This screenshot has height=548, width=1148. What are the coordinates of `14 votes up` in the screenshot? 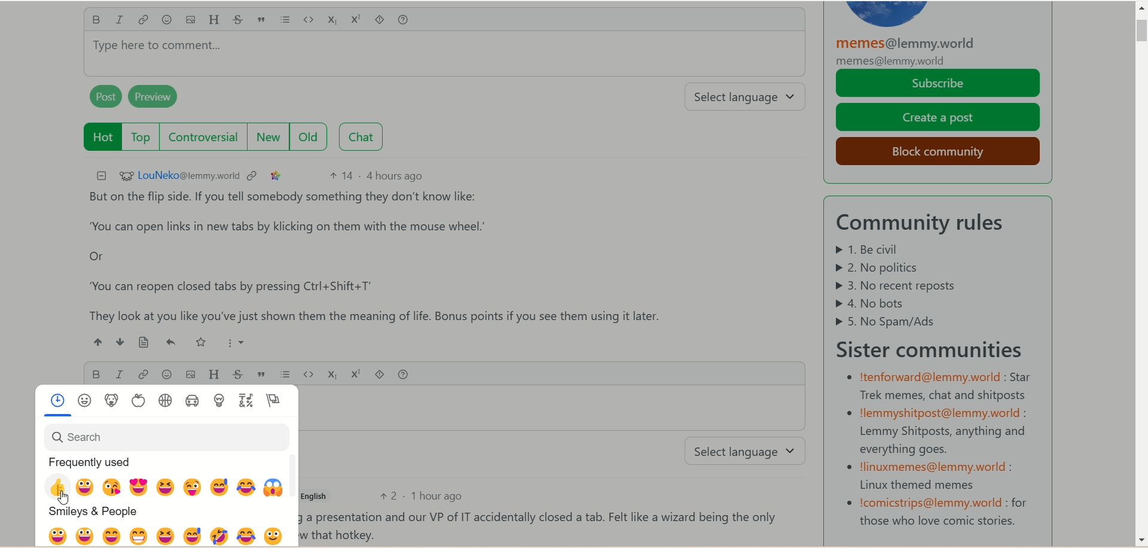 It's located at (341, 176).